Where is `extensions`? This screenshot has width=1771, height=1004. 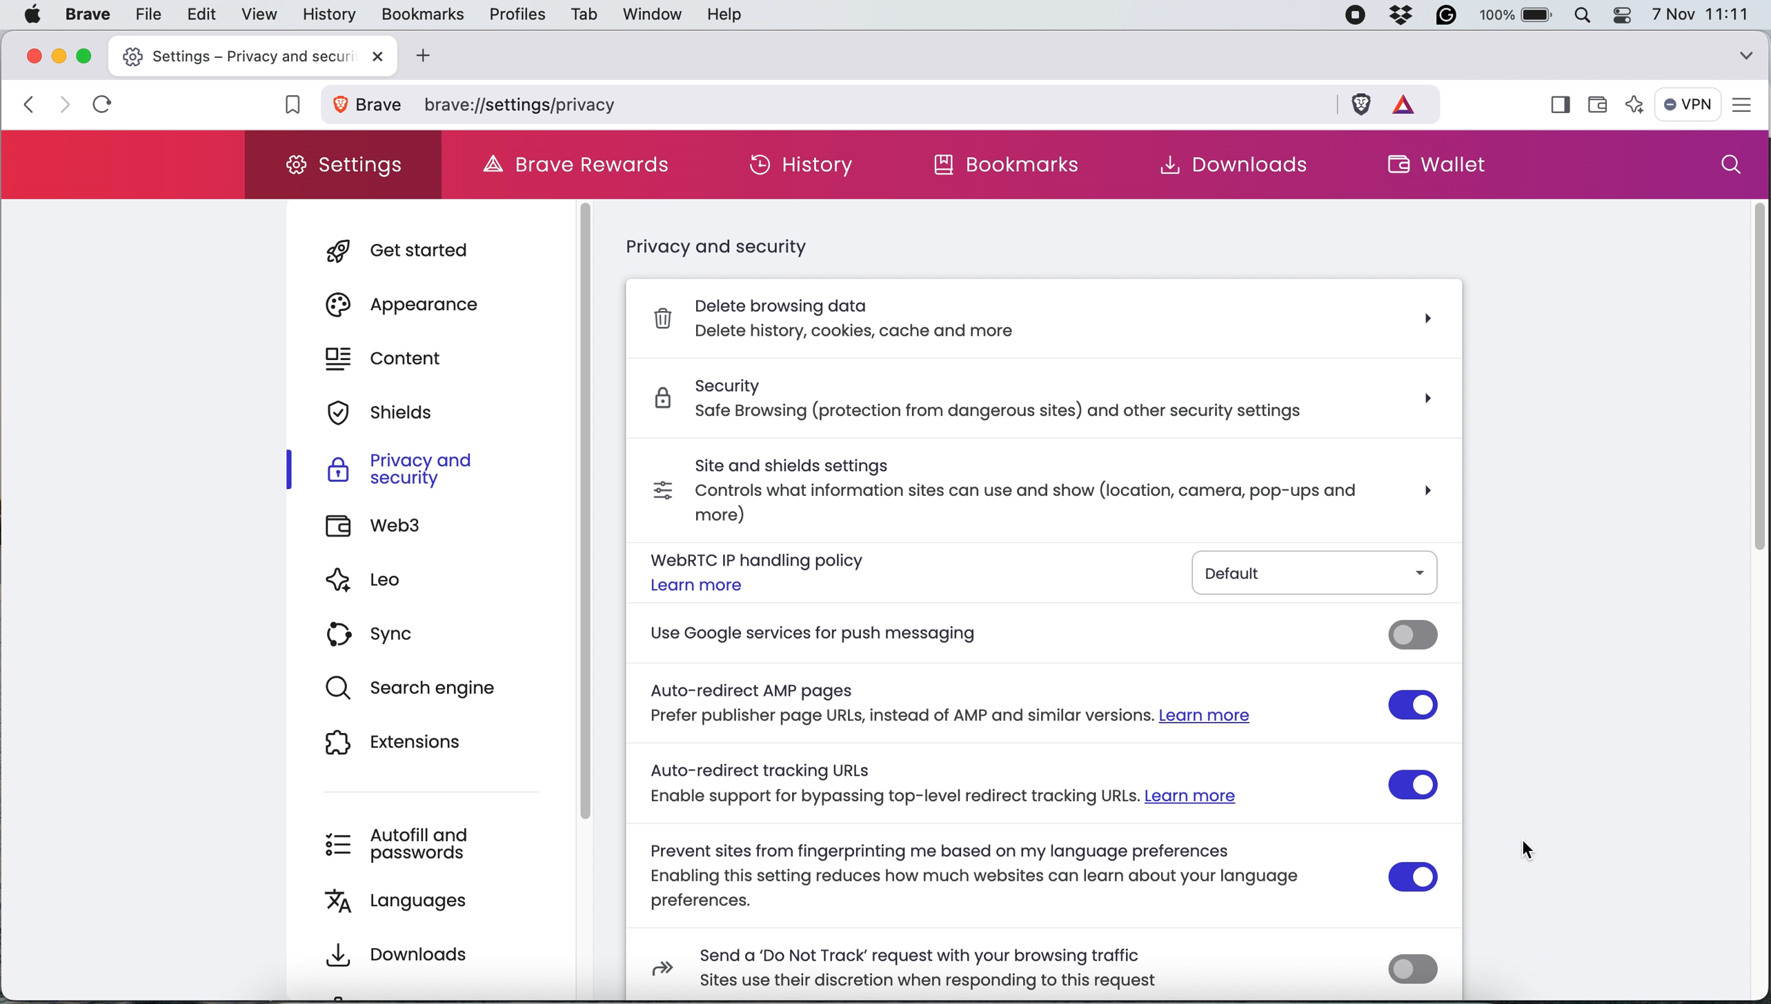
extensions is located at coordinates (407, 742).